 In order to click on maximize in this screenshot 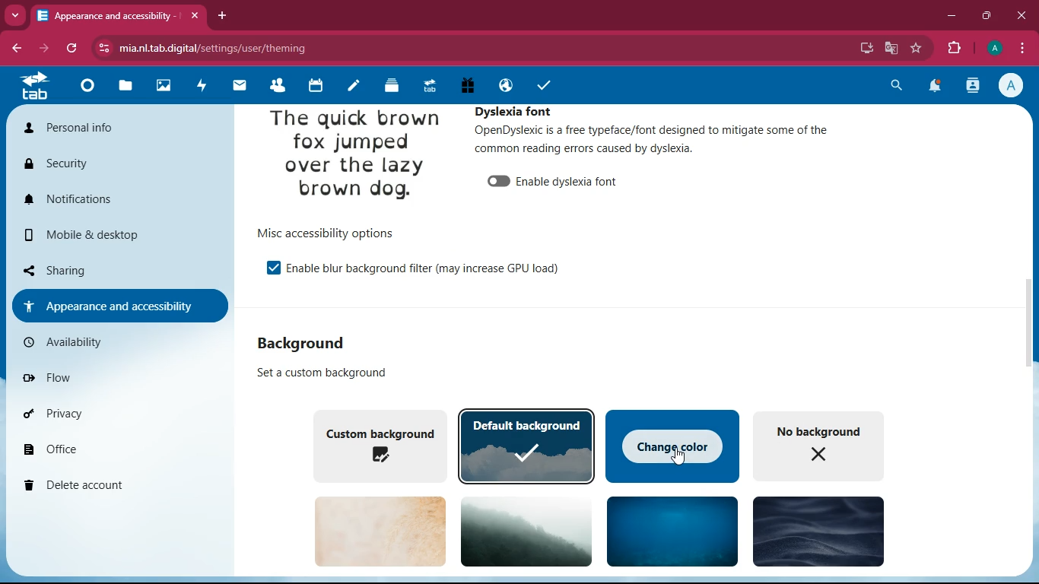, I will do `click(988, 16)`.